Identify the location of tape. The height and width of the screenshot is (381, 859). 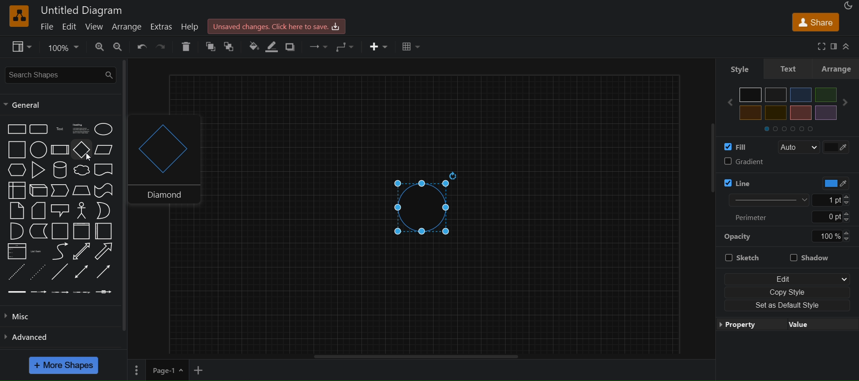
(105, 190).